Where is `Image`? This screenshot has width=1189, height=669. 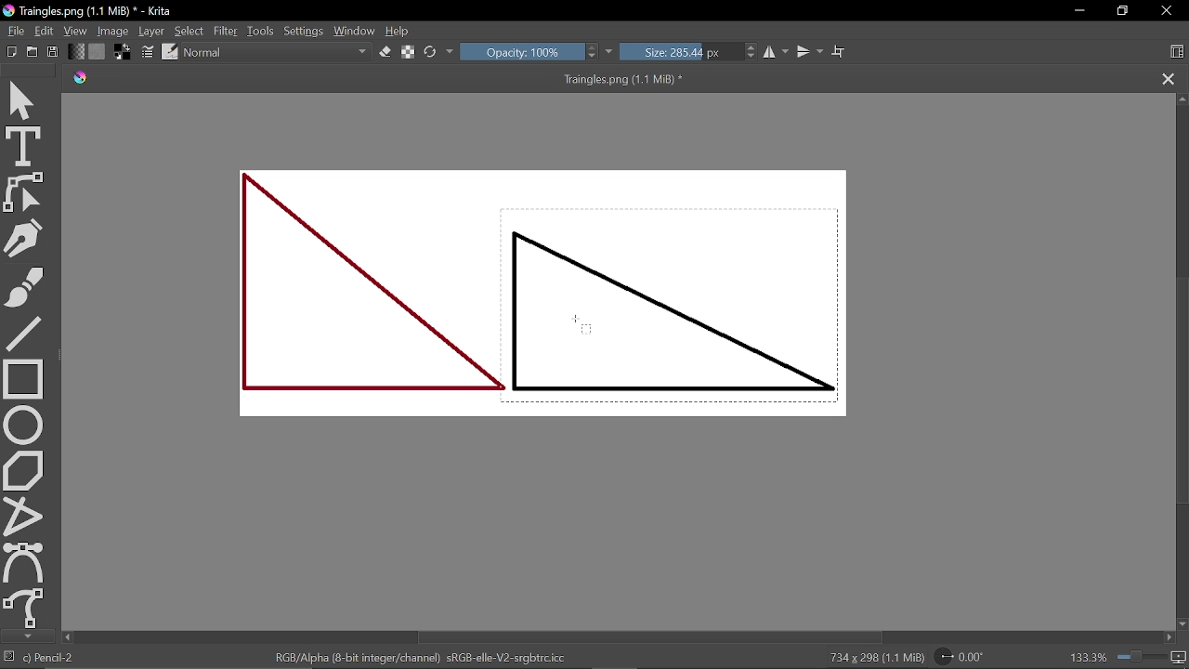 Image is located at coordinates (113, 31).